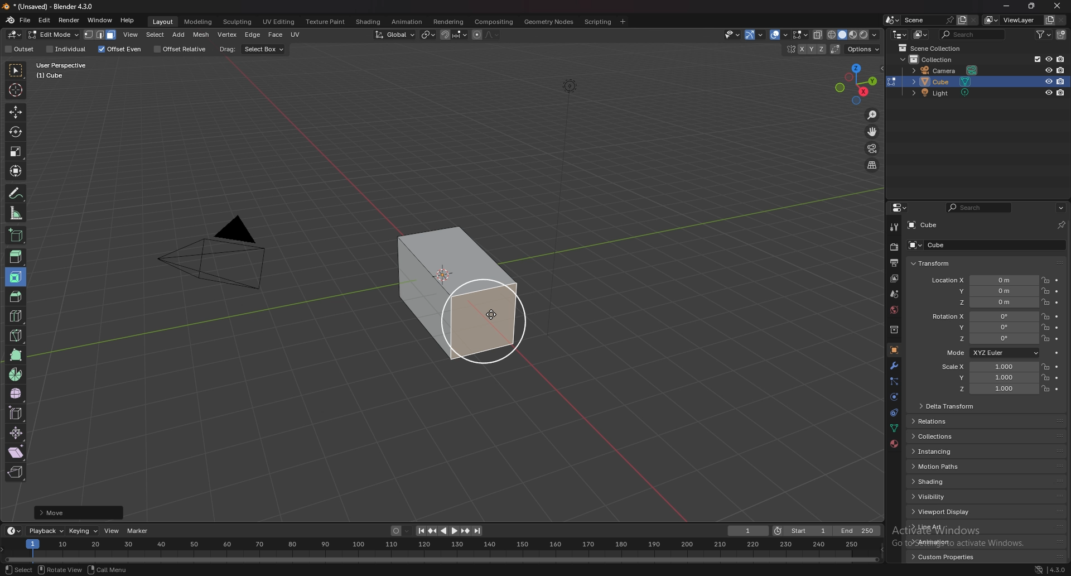 The width and height of the screenshot is (1071, 576). What do you see at coordinates (1056, 367) in the screenshot?
I see `animate property` at bounding box center [1056, 367].